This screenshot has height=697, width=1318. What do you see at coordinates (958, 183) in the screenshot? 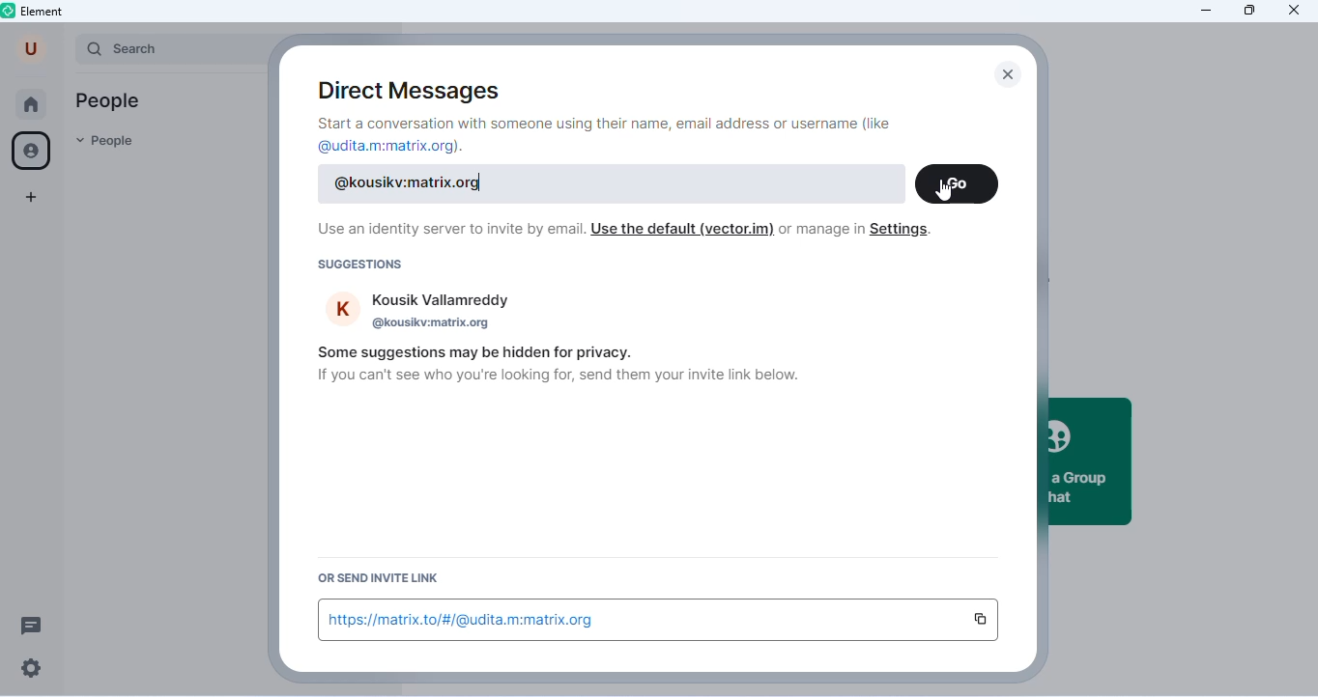
I see `go` at bounding box center [958, 183].